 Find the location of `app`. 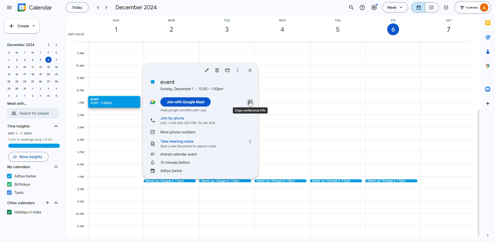

app is located at coordinates (488, 66).